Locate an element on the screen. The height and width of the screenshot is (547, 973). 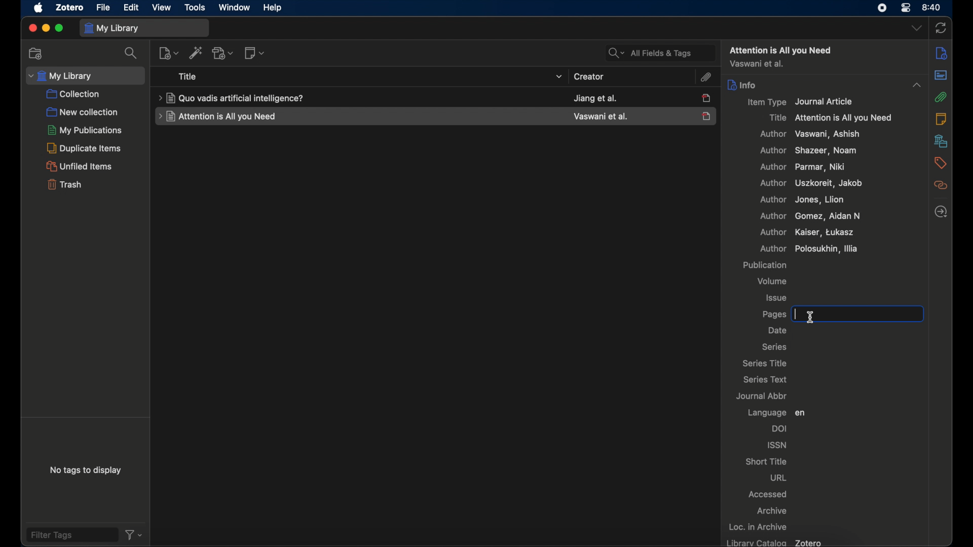
duplicate items is located at coordinates (85, 148).